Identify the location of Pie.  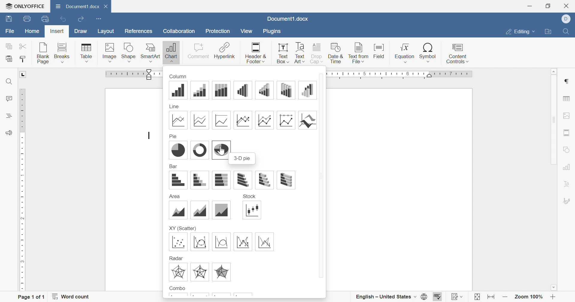
(174, 136).